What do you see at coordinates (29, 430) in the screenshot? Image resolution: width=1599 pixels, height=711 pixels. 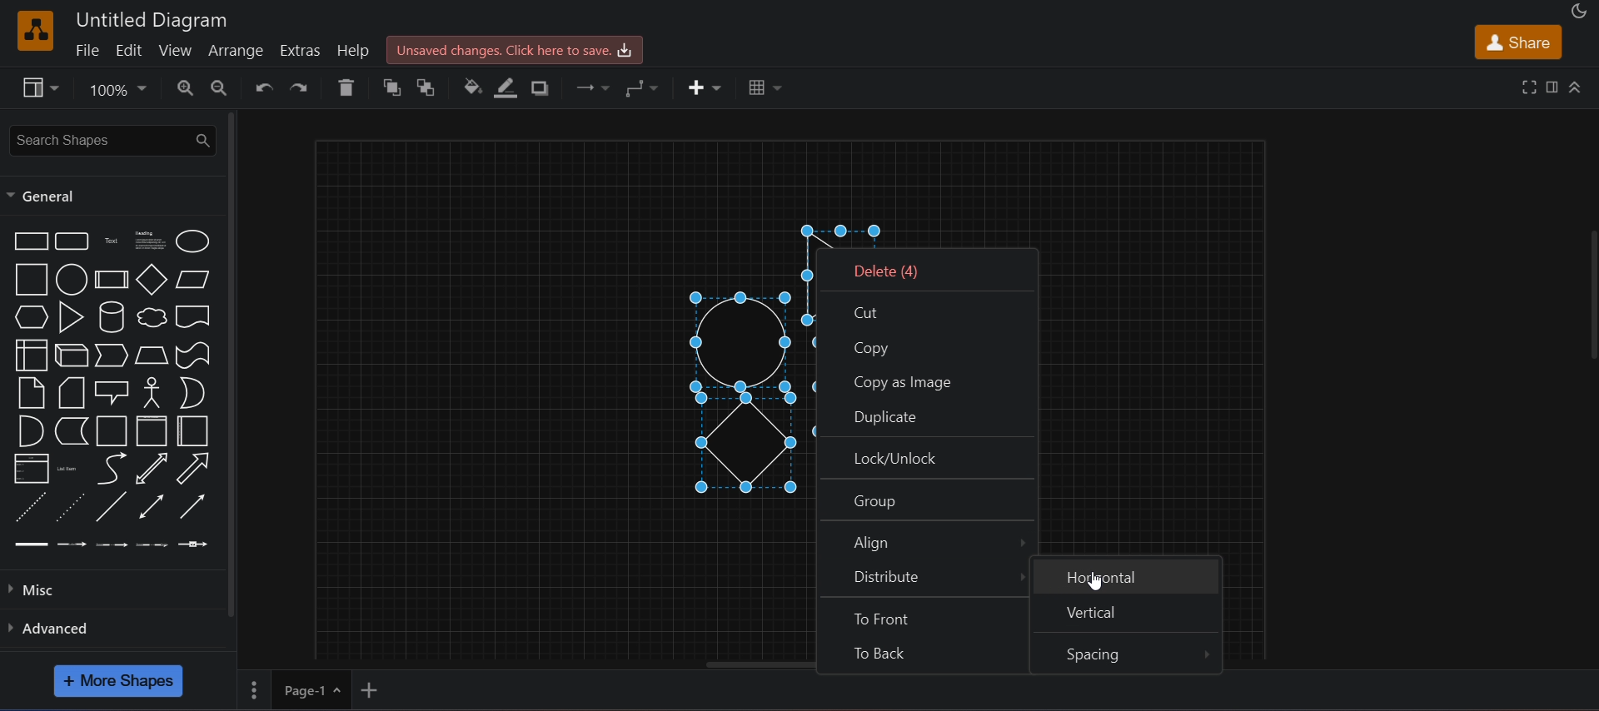 I see `and` at bounding box center [29, 430].